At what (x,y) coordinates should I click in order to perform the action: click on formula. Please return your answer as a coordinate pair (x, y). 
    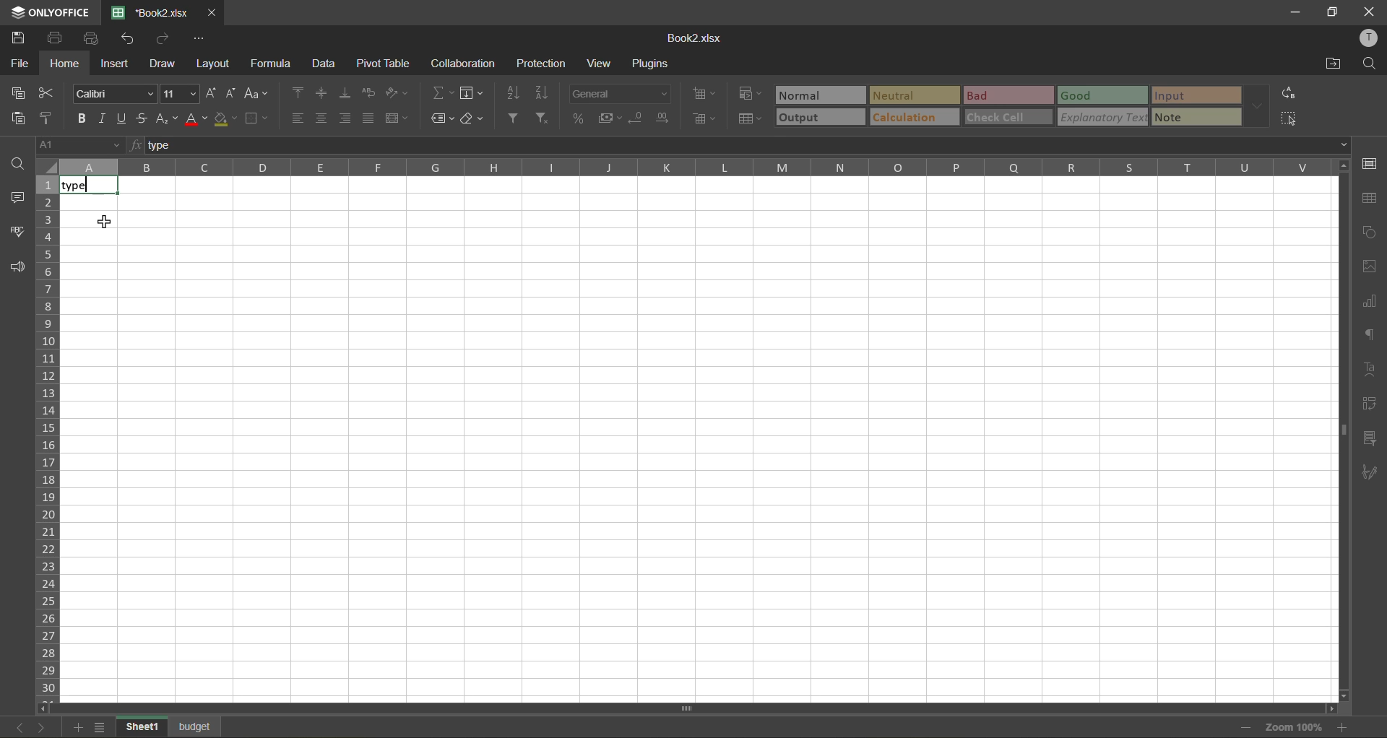
    Looking at the image, I should click on (270, 64).